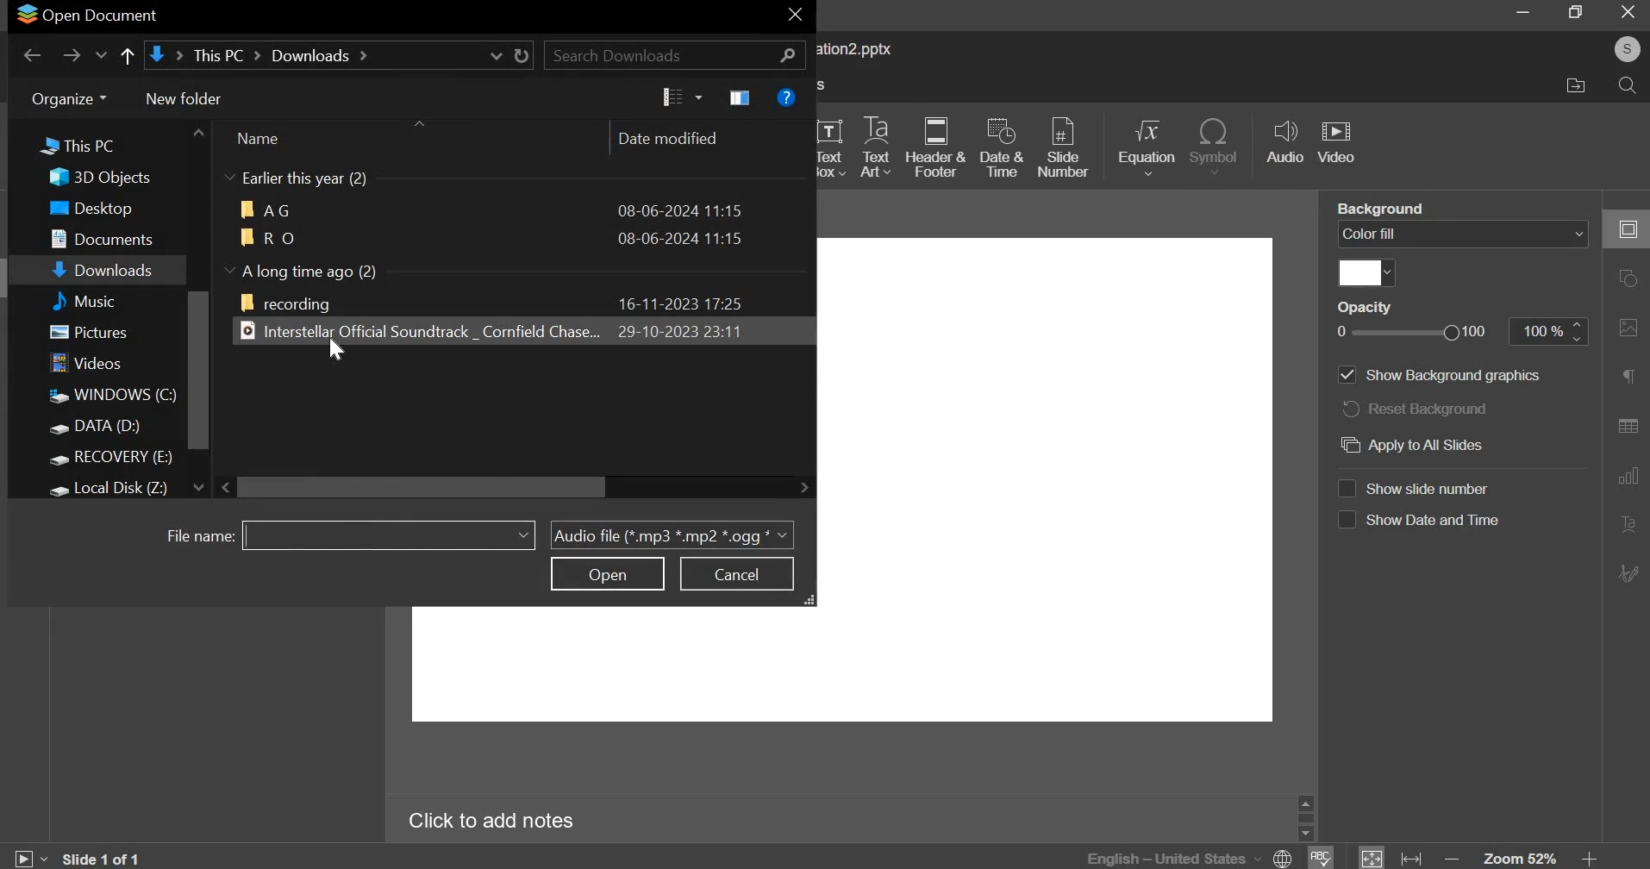  What do you see at coordinates (266, 235) in the screenshot?
I see `R O` at bounding box center [266, 235].